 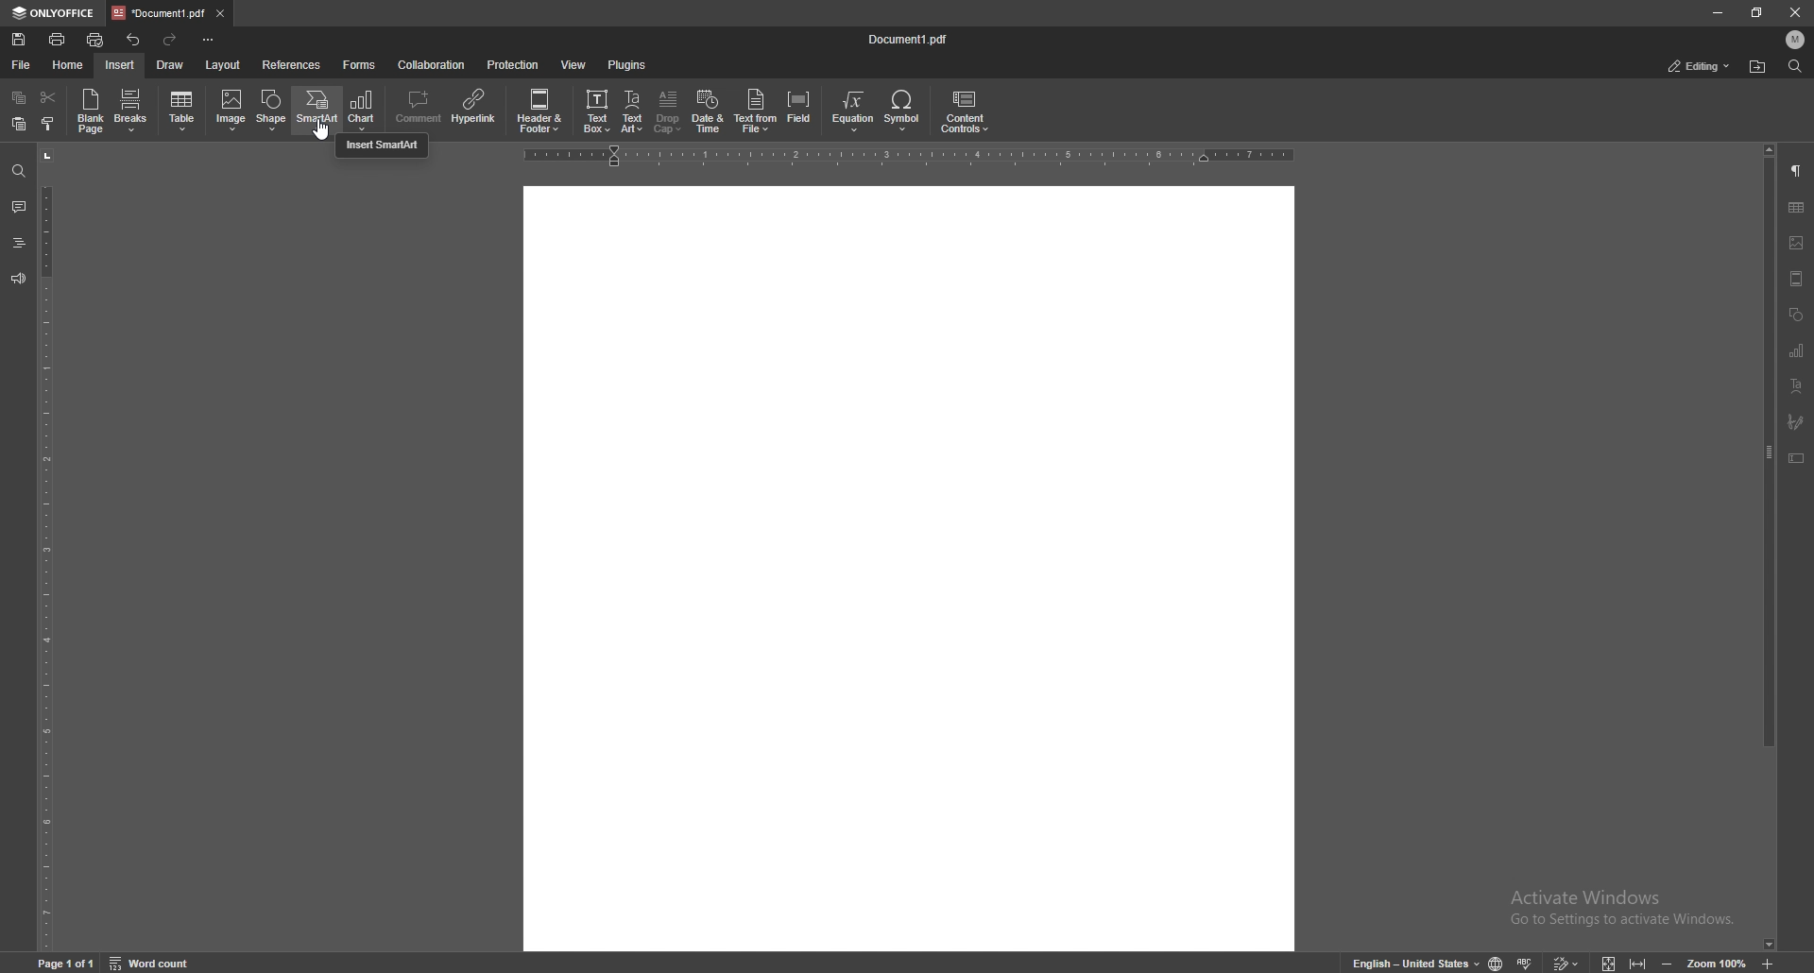 What do you see at coordinates (52, 14) in the screenshot?
I see `onlyoffice` at bounding box center [52, 14].